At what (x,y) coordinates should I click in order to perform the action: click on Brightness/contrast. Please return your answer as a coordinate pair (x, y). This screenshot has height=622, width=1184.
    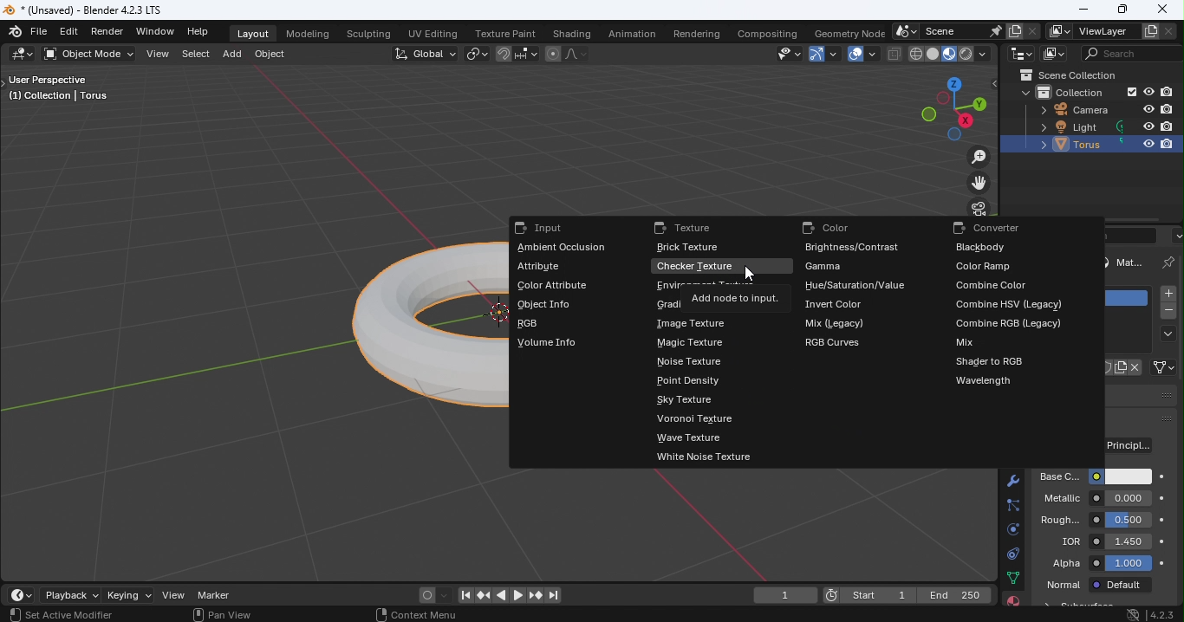
    Looking at the image, I should click on (846, 249).